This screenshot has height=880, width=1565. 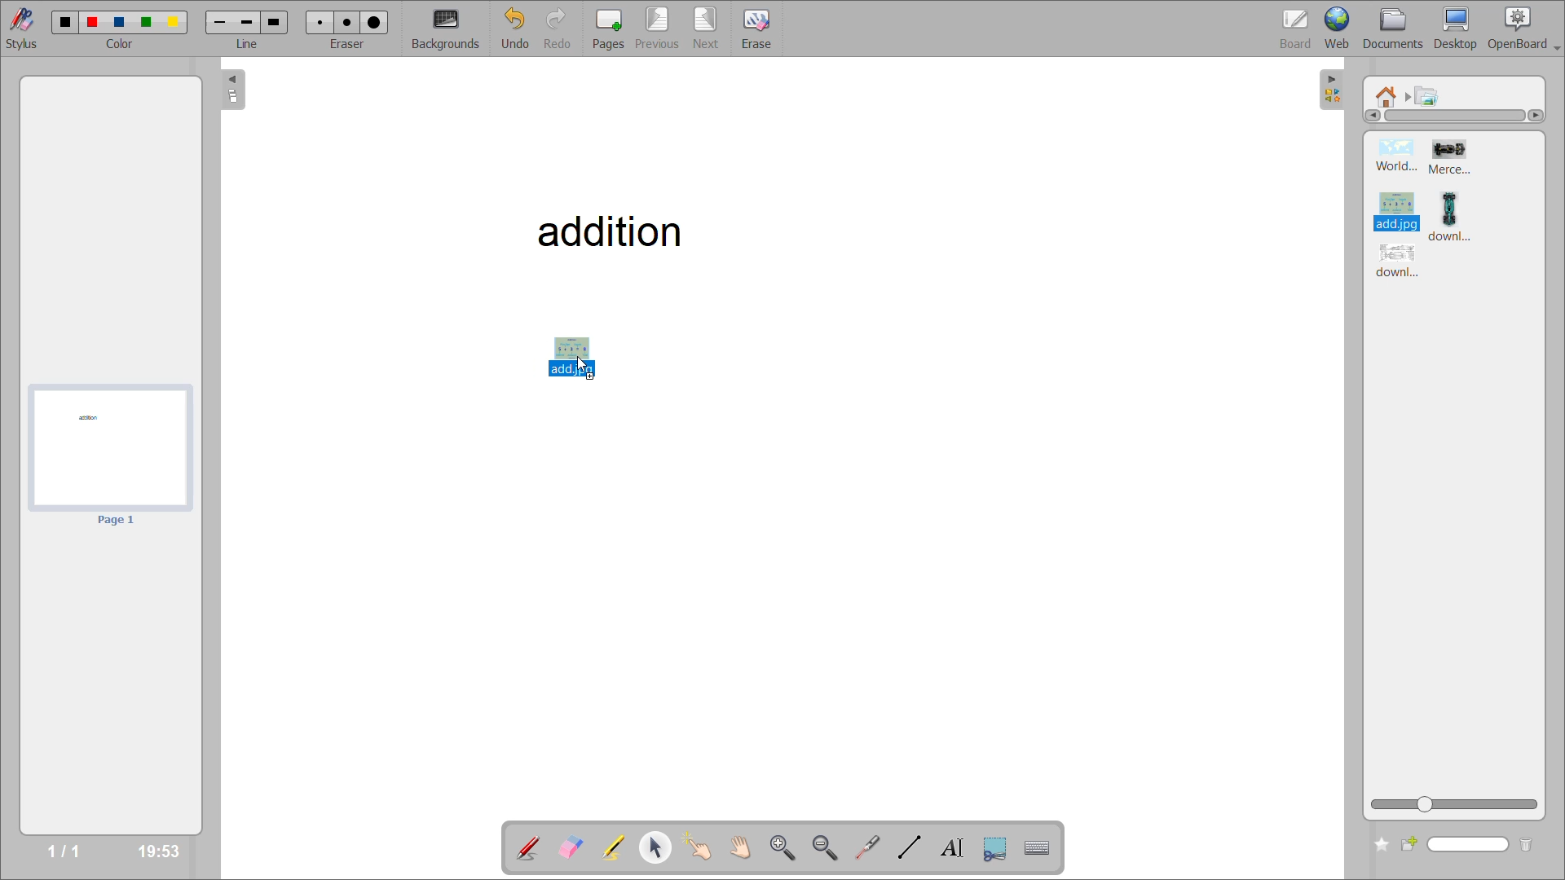 I want to click on display virtual keyboard, so click(x=1040, y=847).